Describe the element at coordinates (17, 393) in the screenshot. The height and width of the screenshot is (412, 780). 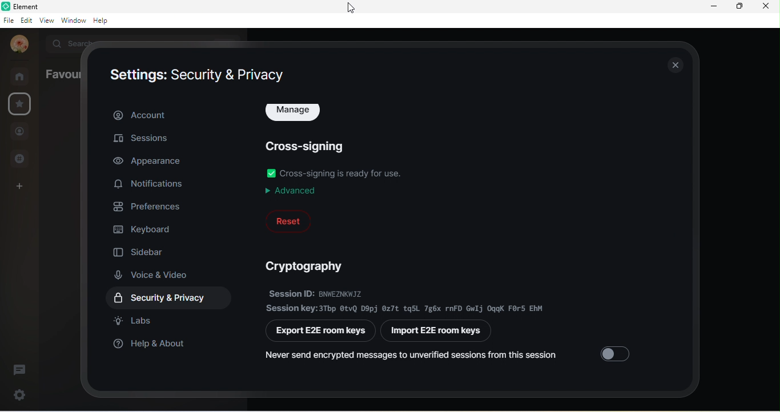
I see `quick settings` at that location.